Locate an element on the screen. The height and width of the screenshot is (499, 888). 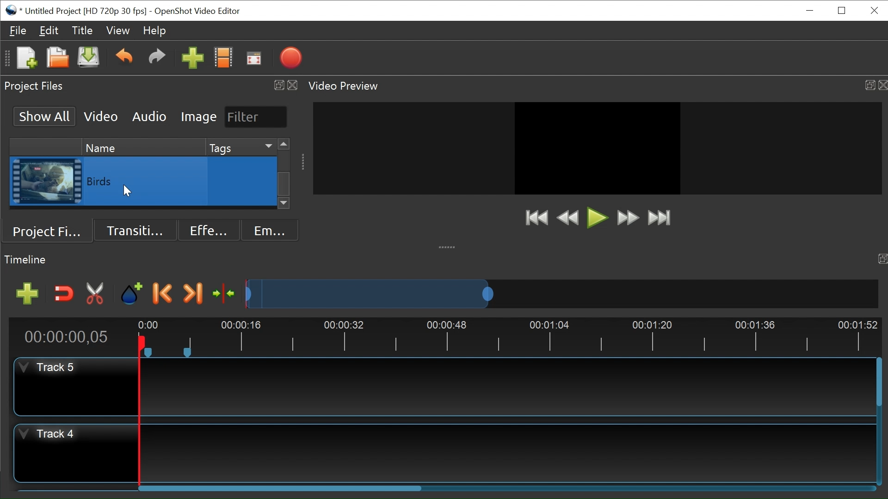
Scroll up is located at coordinates (284, 145).